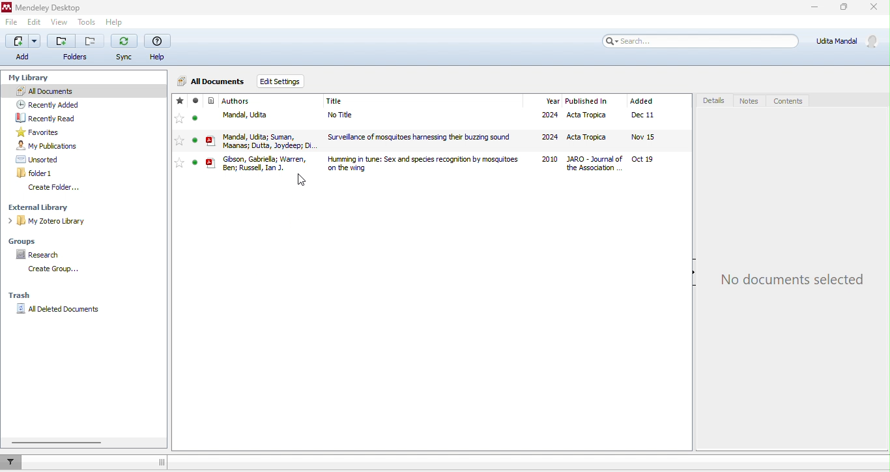 The image size is (890, 472). Describe the element at coordinates (456, 163) in the screenshot. I see `file` at that location.